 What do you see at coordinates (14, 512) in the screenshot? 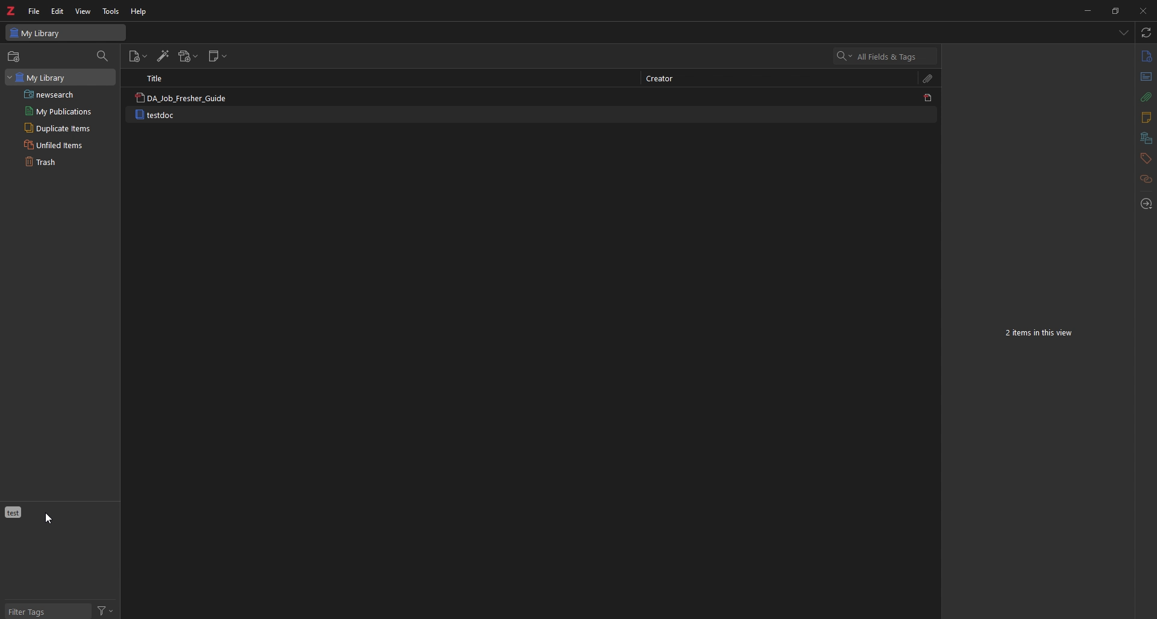
I see `test` at bounding box center [14, 512].